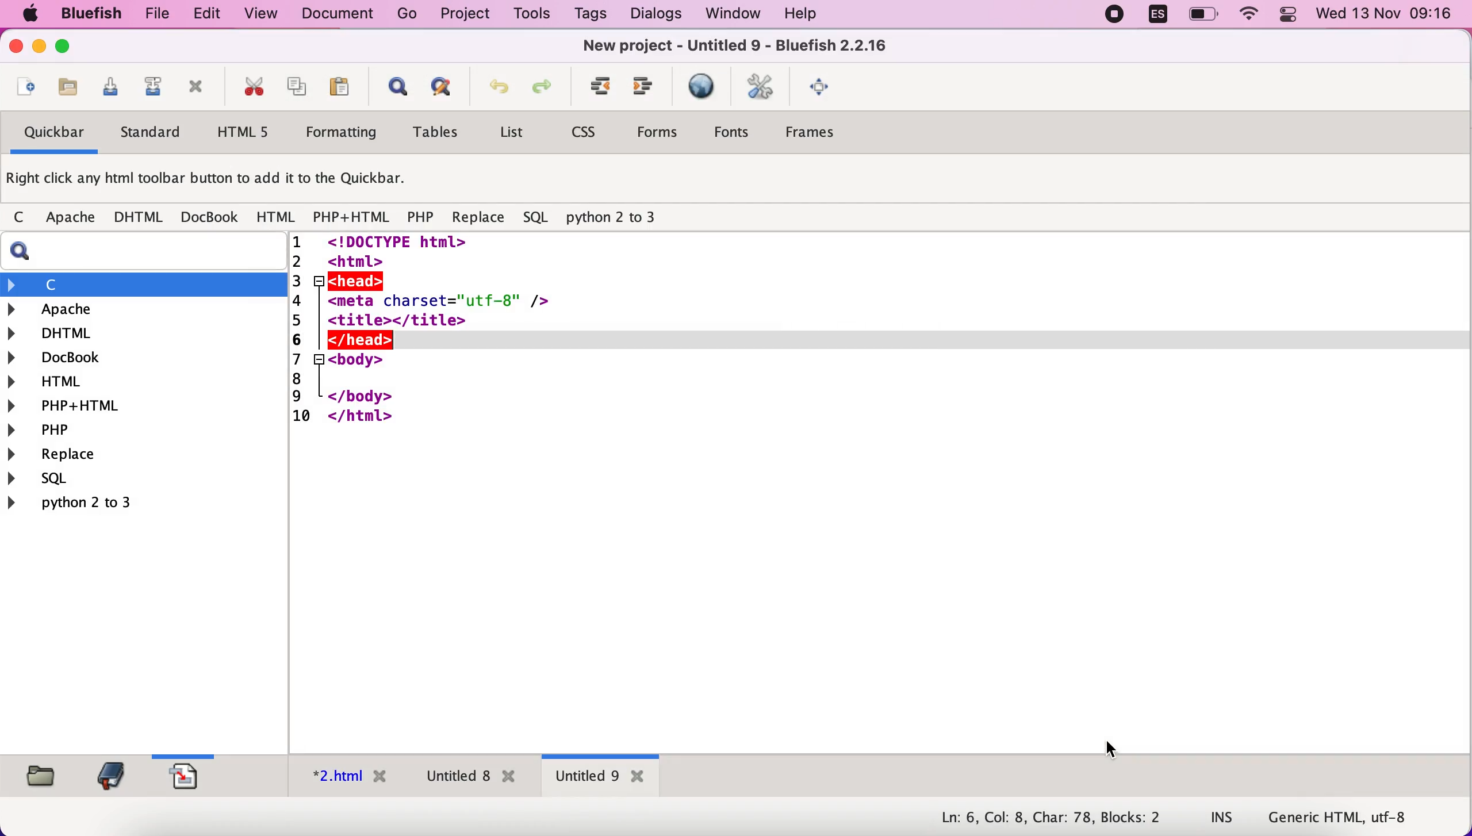 Image resolution: width=1472 pixels, height=836 pixels. What do you see at coordinates (13, 48) in the screenshot?
I see `close` at bounding box center [13, 48].